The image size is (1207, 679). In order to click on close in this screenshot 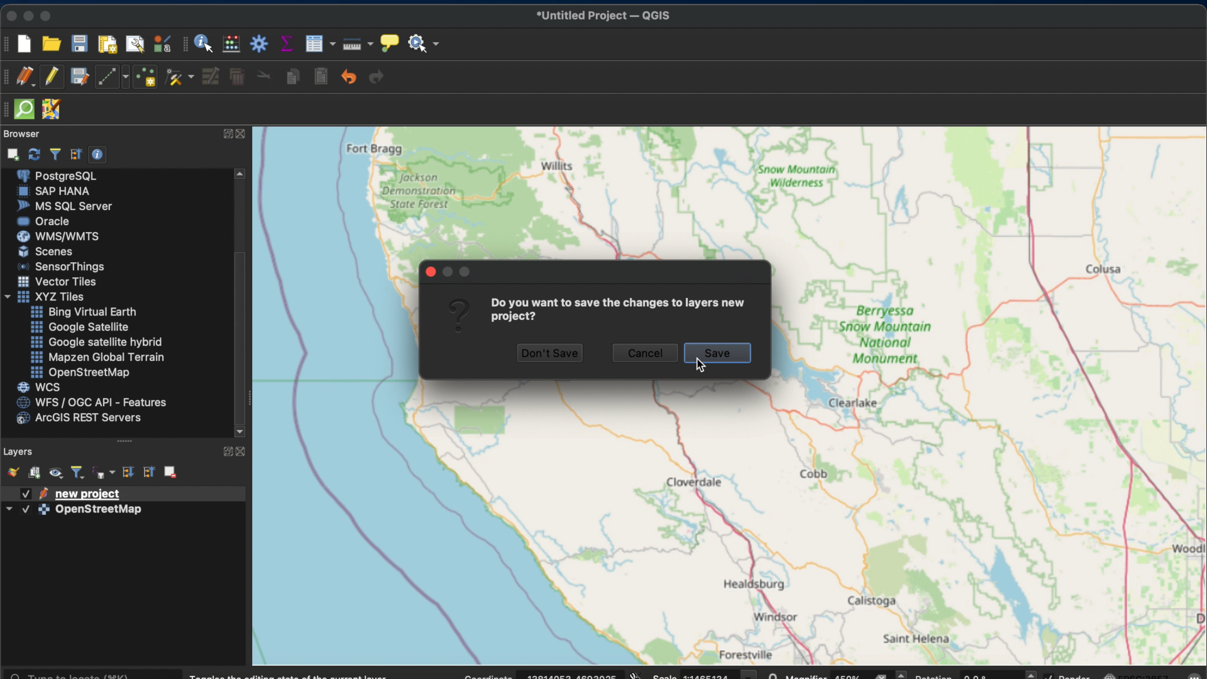, I will do `click(429, 271)`.